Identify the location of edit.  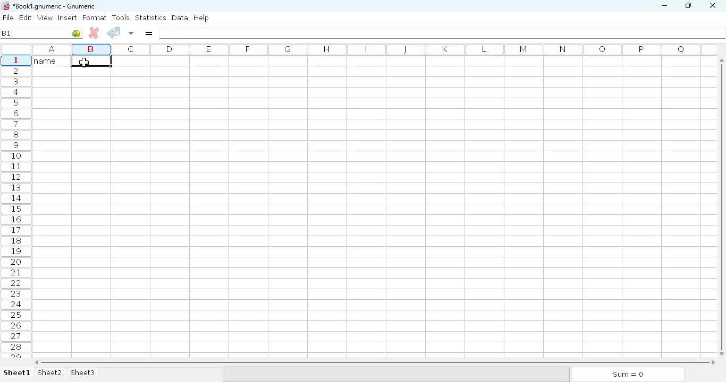
(26, 18).